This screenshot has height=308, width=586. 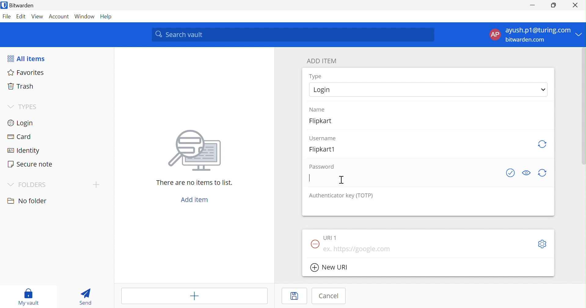 I want to click on AP, so click(x=495, y=34).